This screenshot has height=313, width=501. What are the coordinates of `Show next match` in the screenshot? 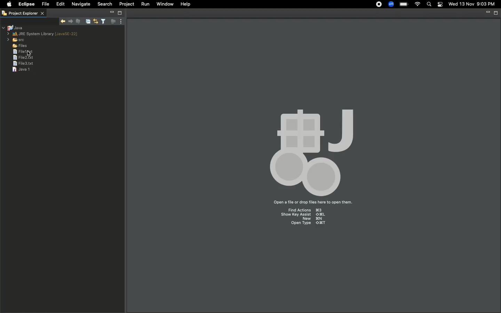 It's located at (64, 21).